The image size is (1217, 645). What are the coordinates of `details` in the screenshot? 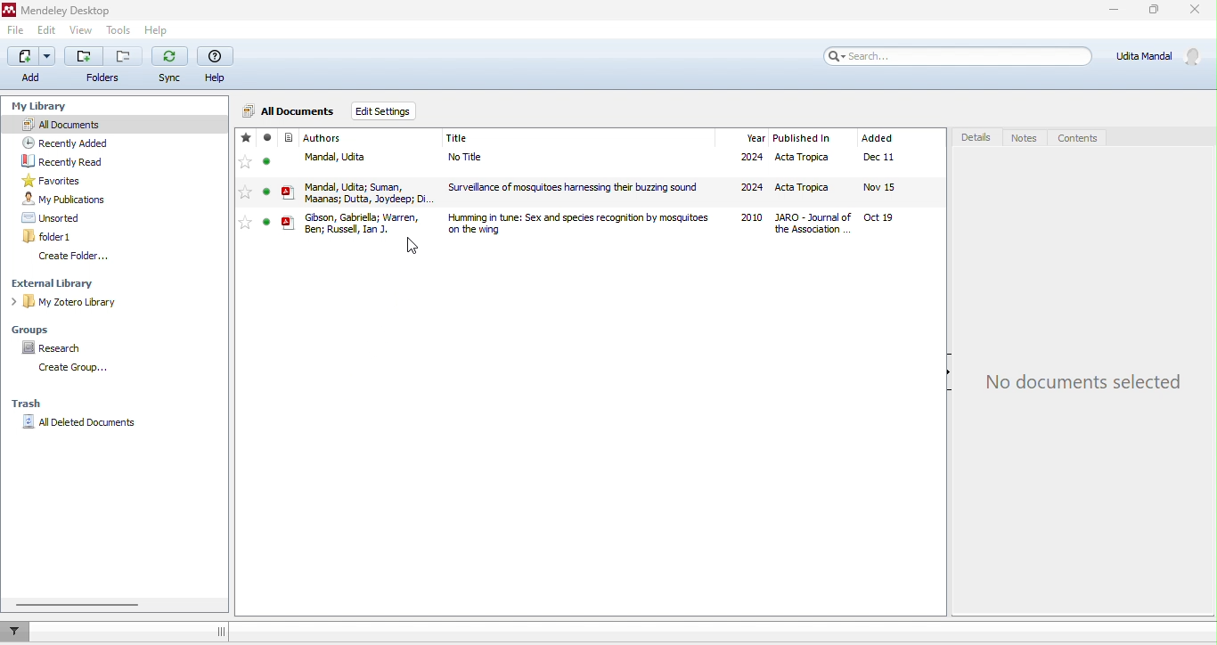 It's located at (976, 137).